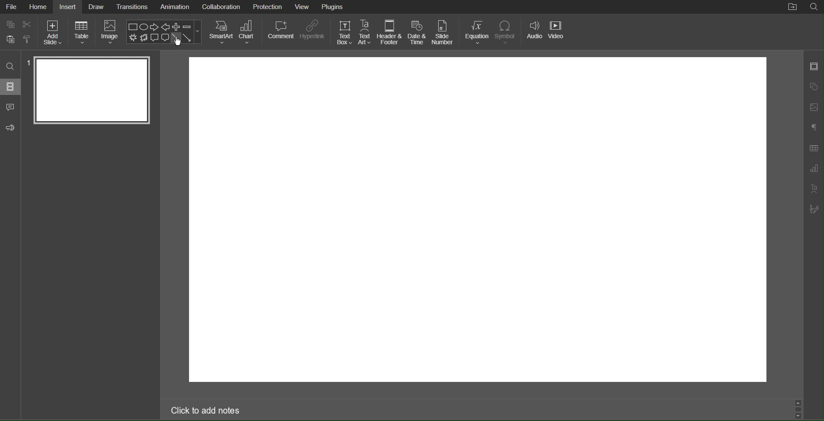  I want to click on Text Art, so click(365, 32).